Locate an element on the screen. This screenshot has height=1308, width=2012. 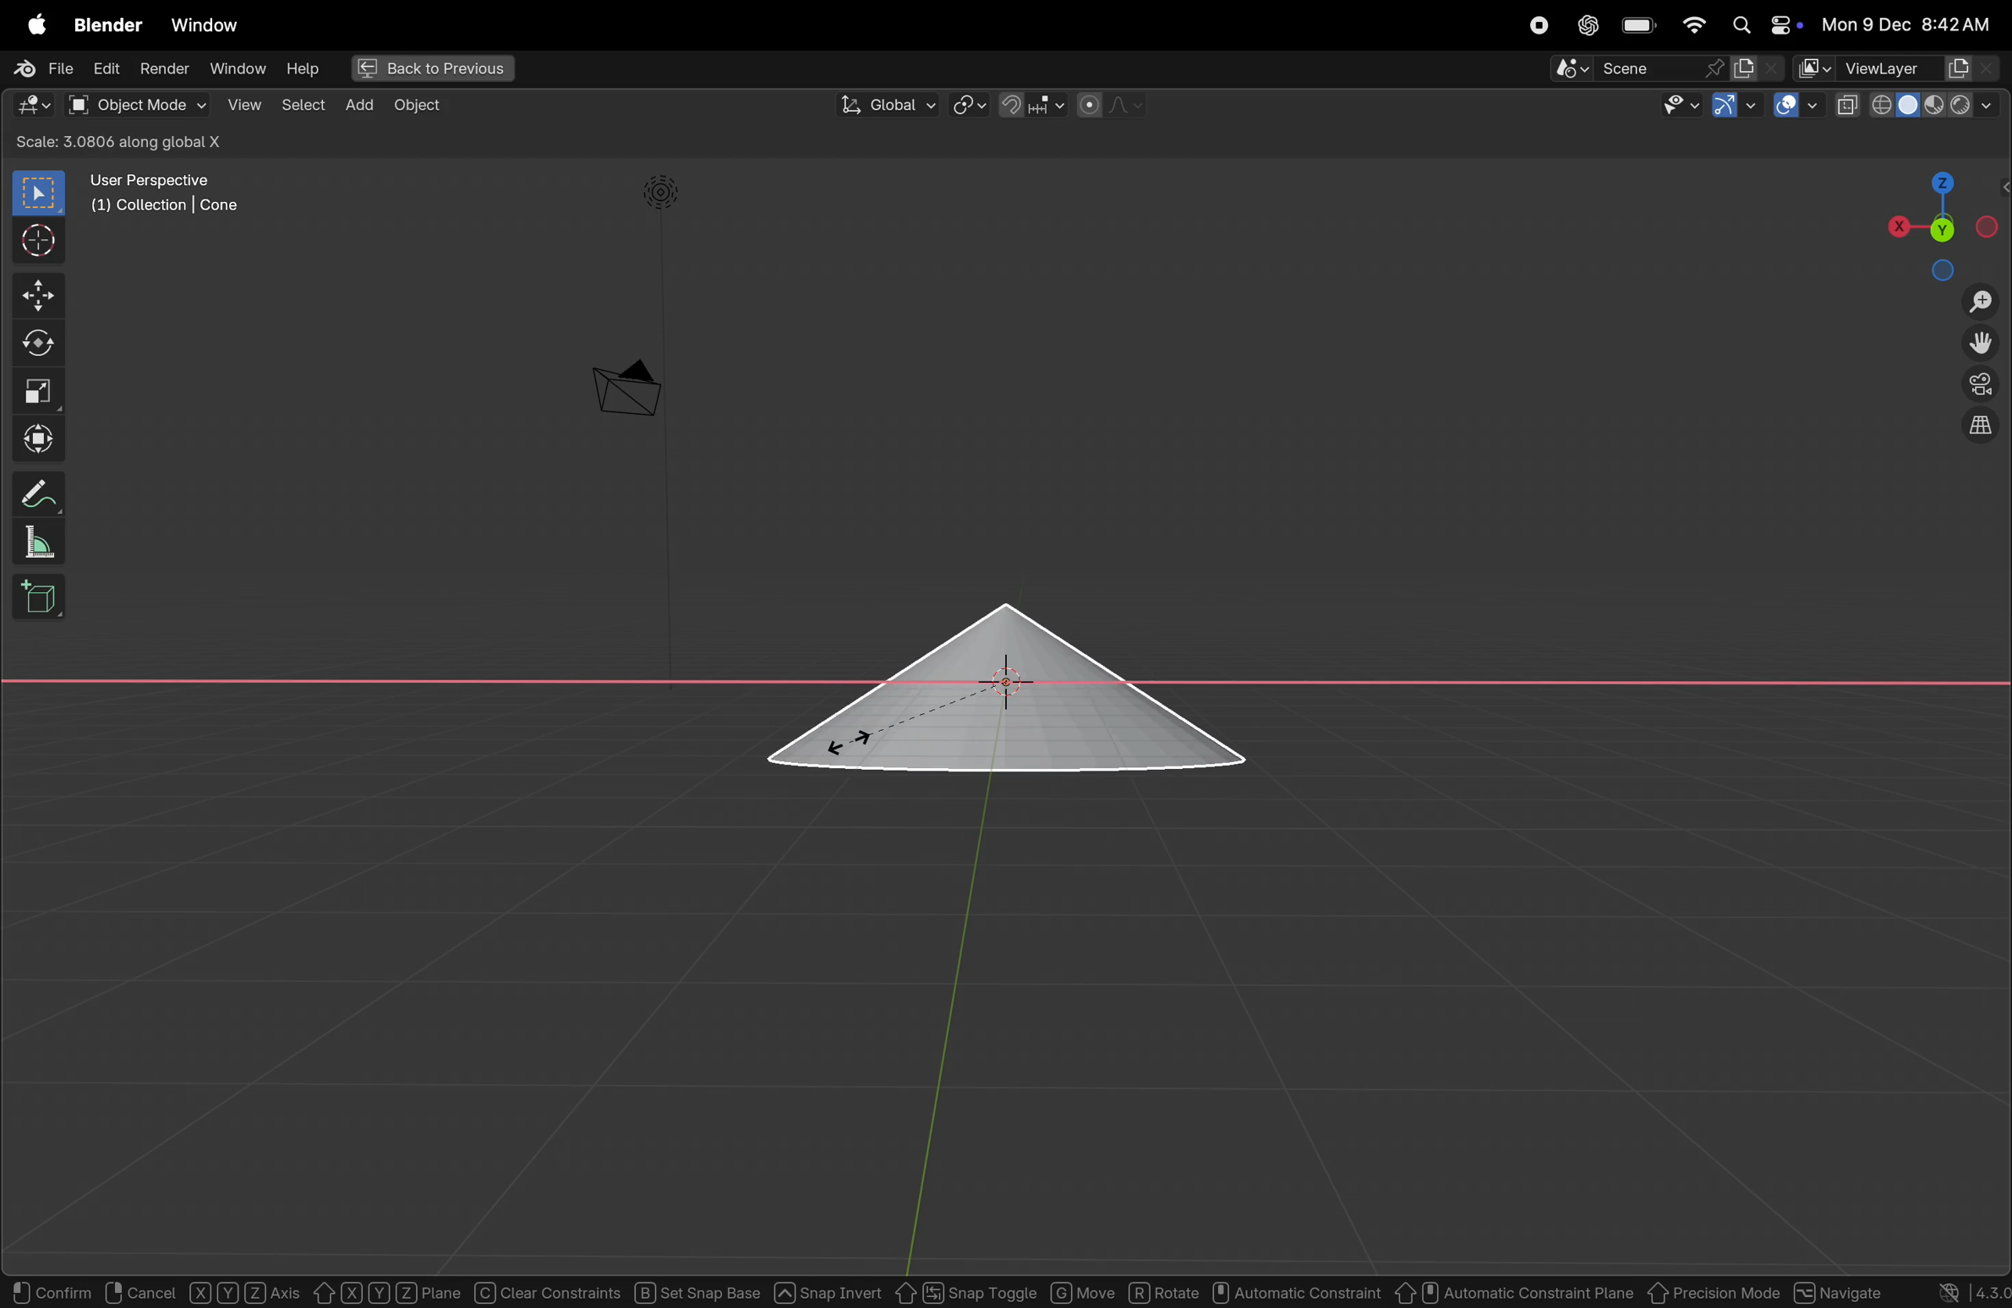
snap toggle is located at coordinates (965, 1290).